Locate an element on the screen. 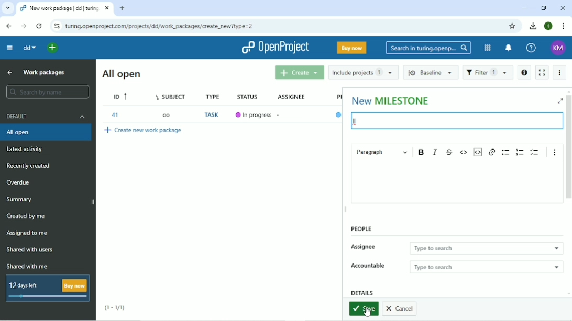 The height and width of the screenshot is (321, 572). To-do list is located at coordinates (535, 152).